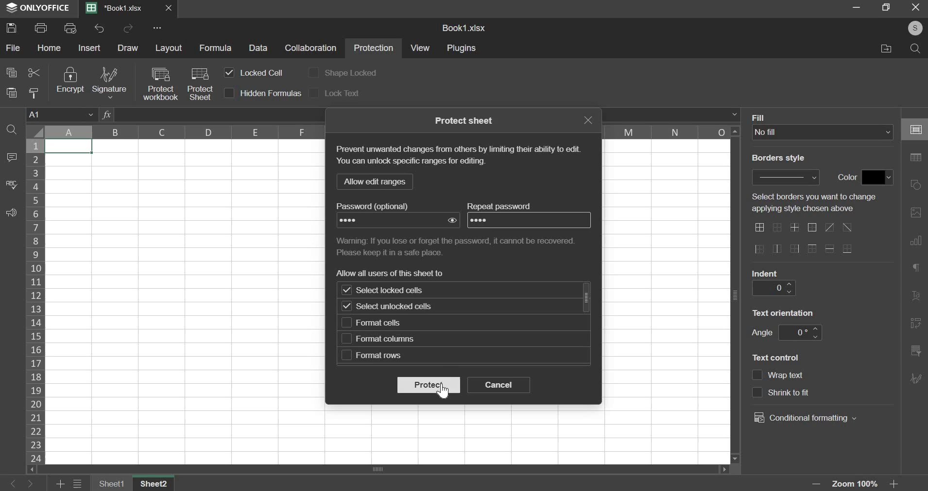  I want to click on fill type, so click(823, 132).